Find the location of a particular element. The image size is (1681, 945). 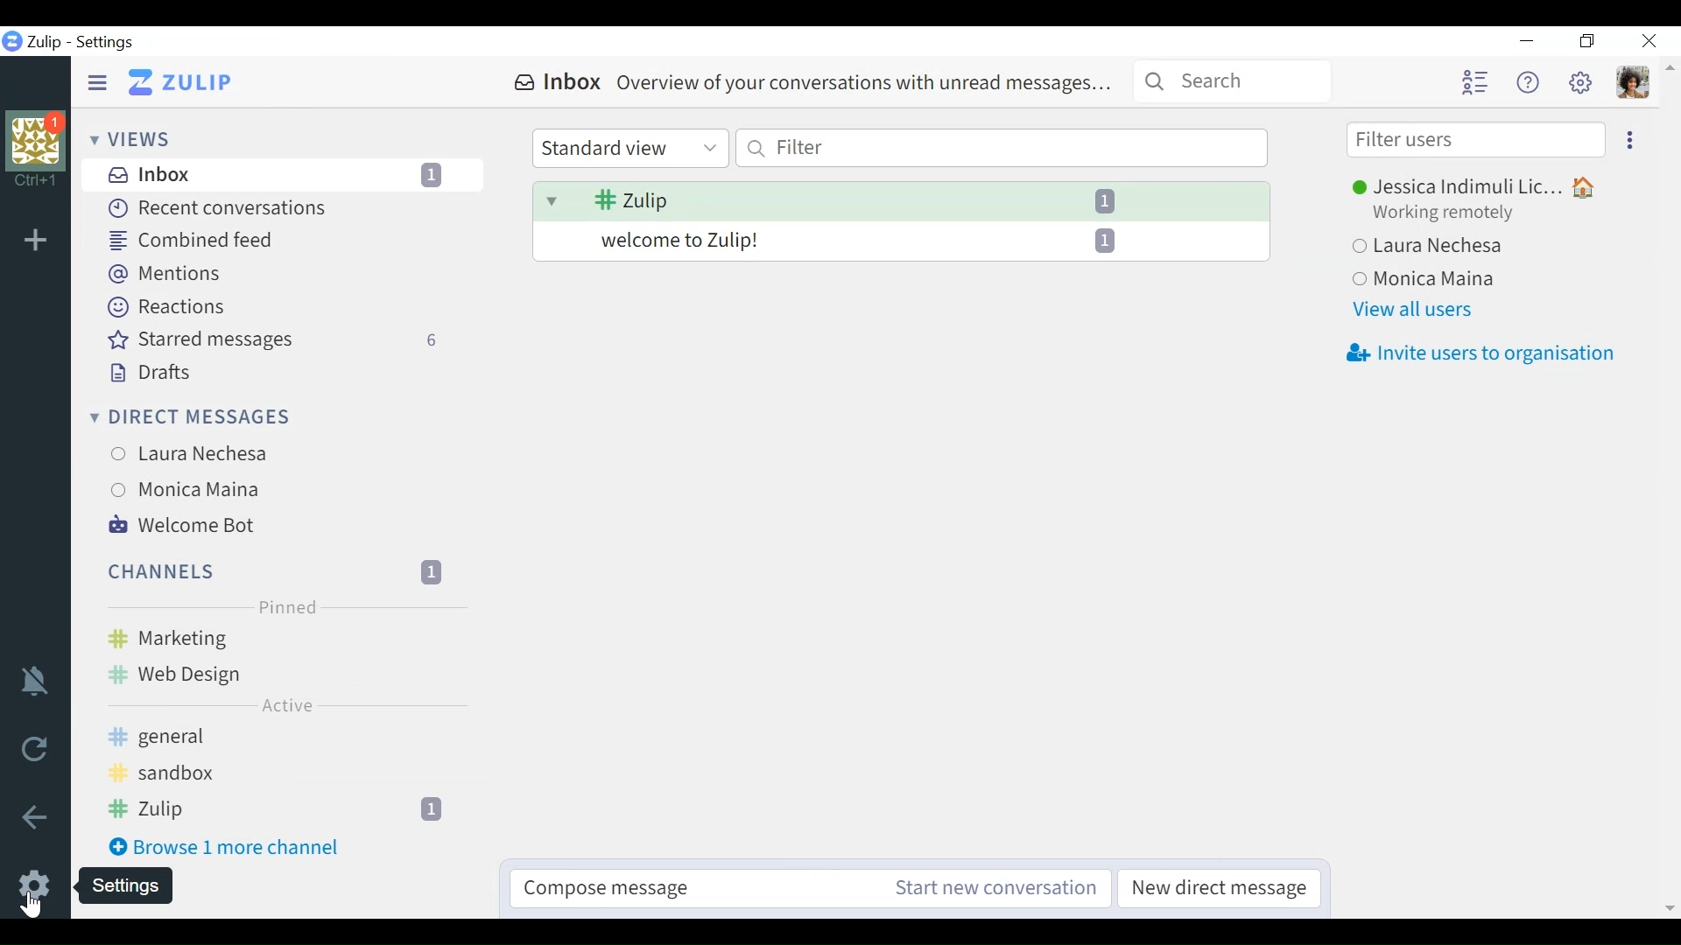

Filter users is located at coordinates (1474, 140).